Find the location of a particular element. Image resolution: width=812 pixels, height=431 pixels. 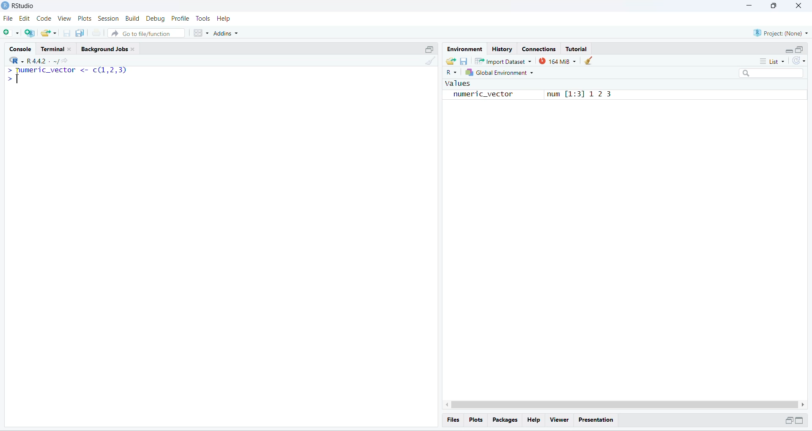

Terminal is located at coordinates (58, 47).